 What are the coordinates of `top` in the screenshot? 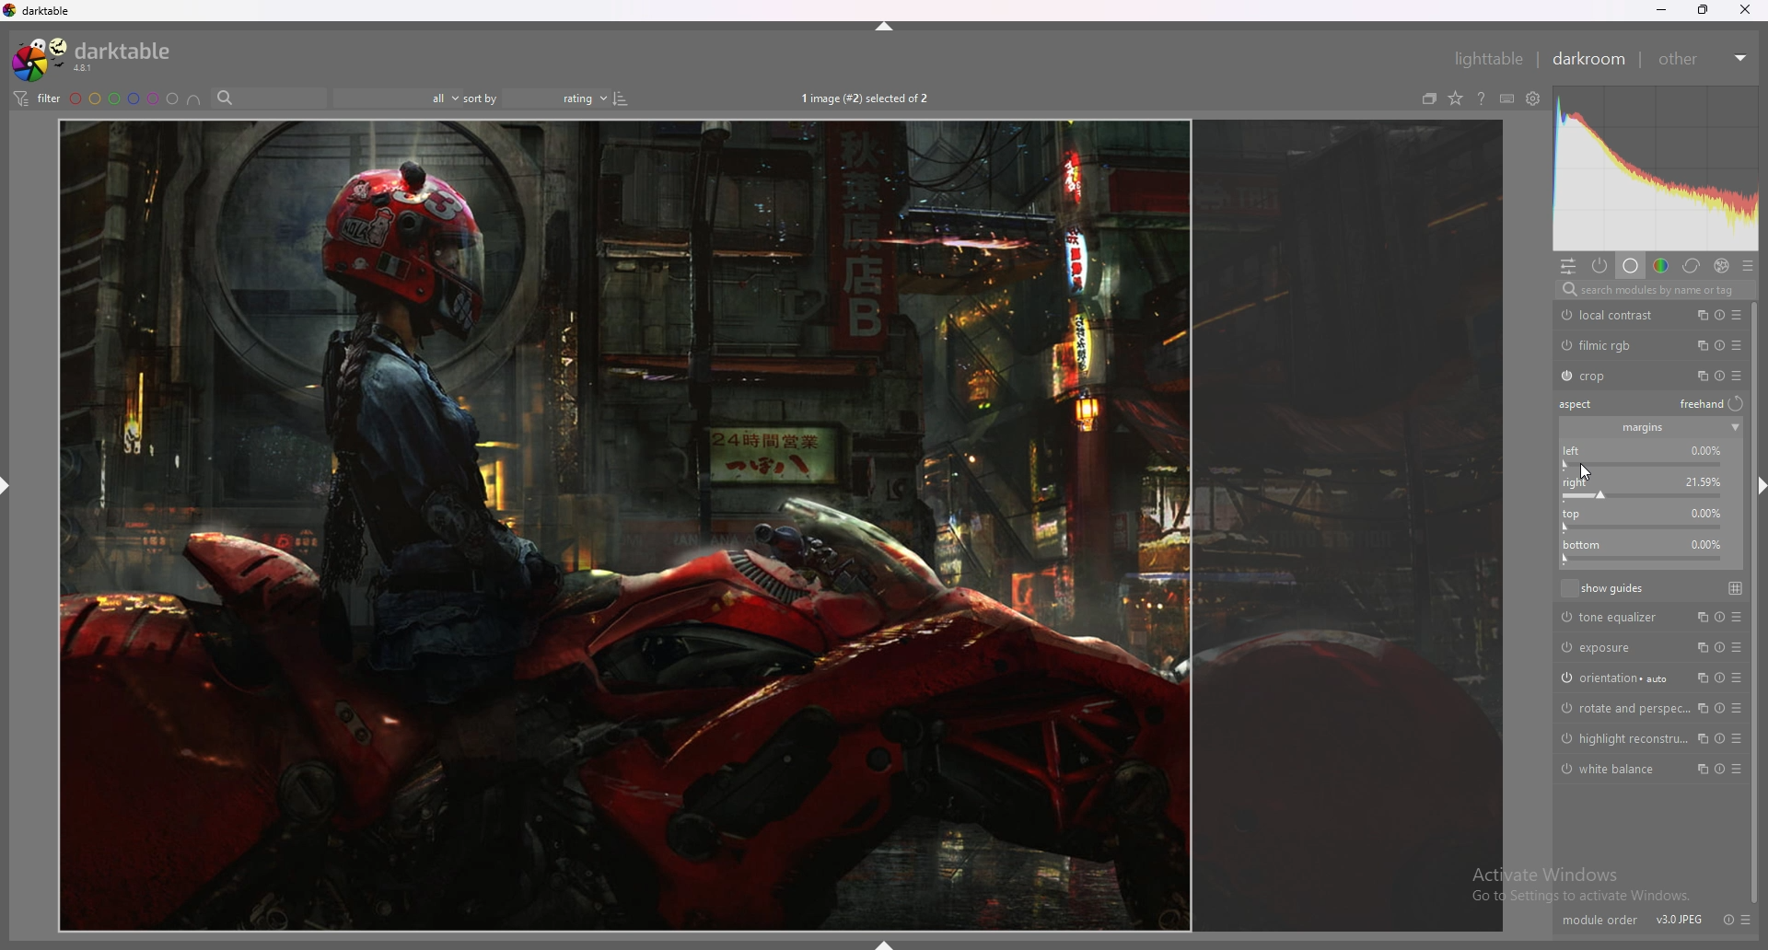 It's located at (1641, 519).